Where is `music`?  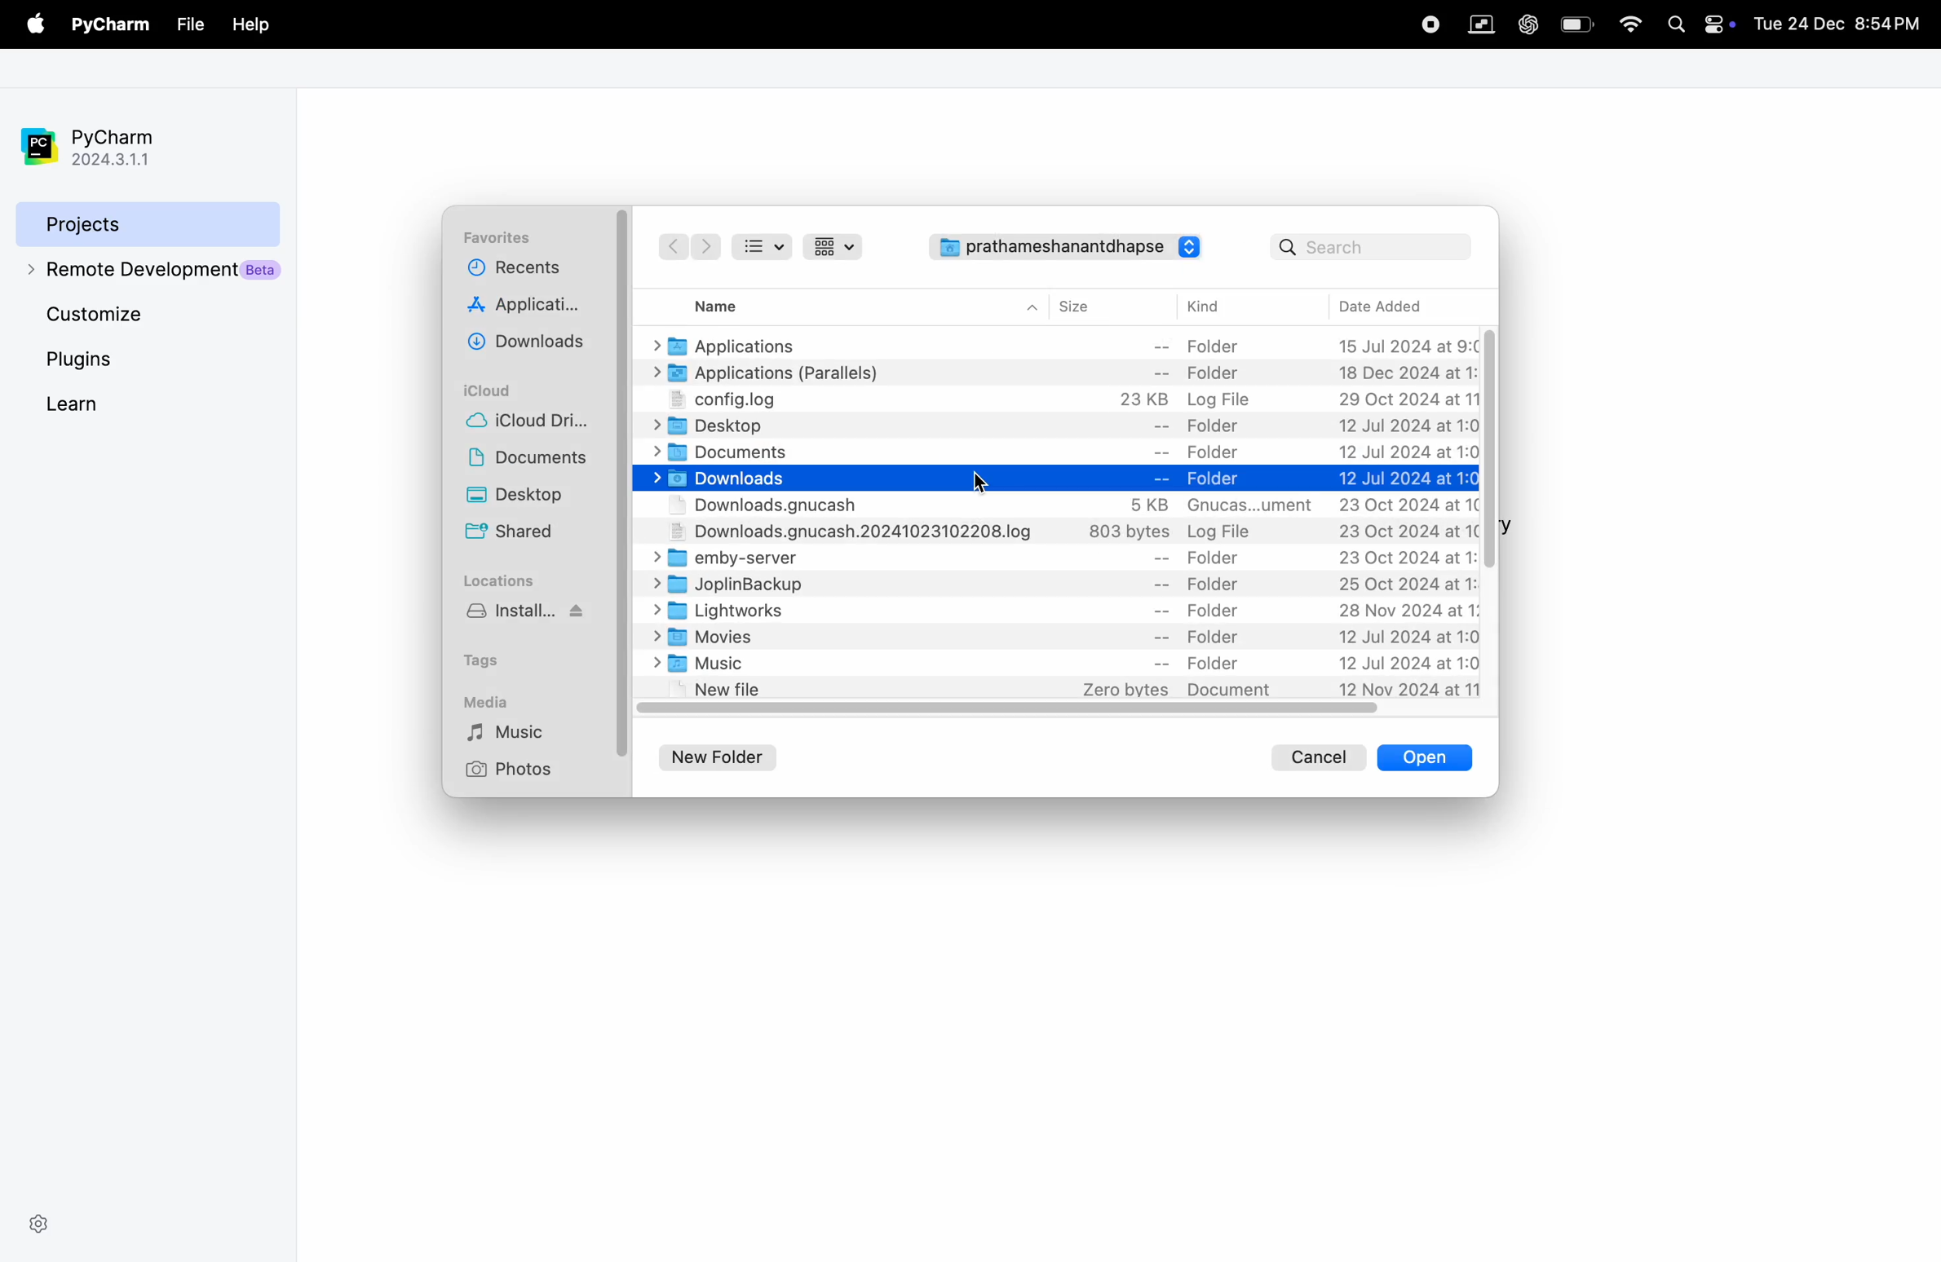
music is located at coordinates (520, 733).